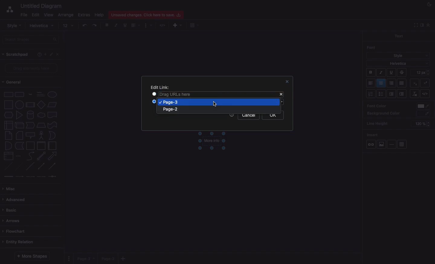 The height and width of the screenshot is (264, 435). What do you see at coordinates (211, 142) in the screenshot?
I see `More info` at bounding box center [211, 142].